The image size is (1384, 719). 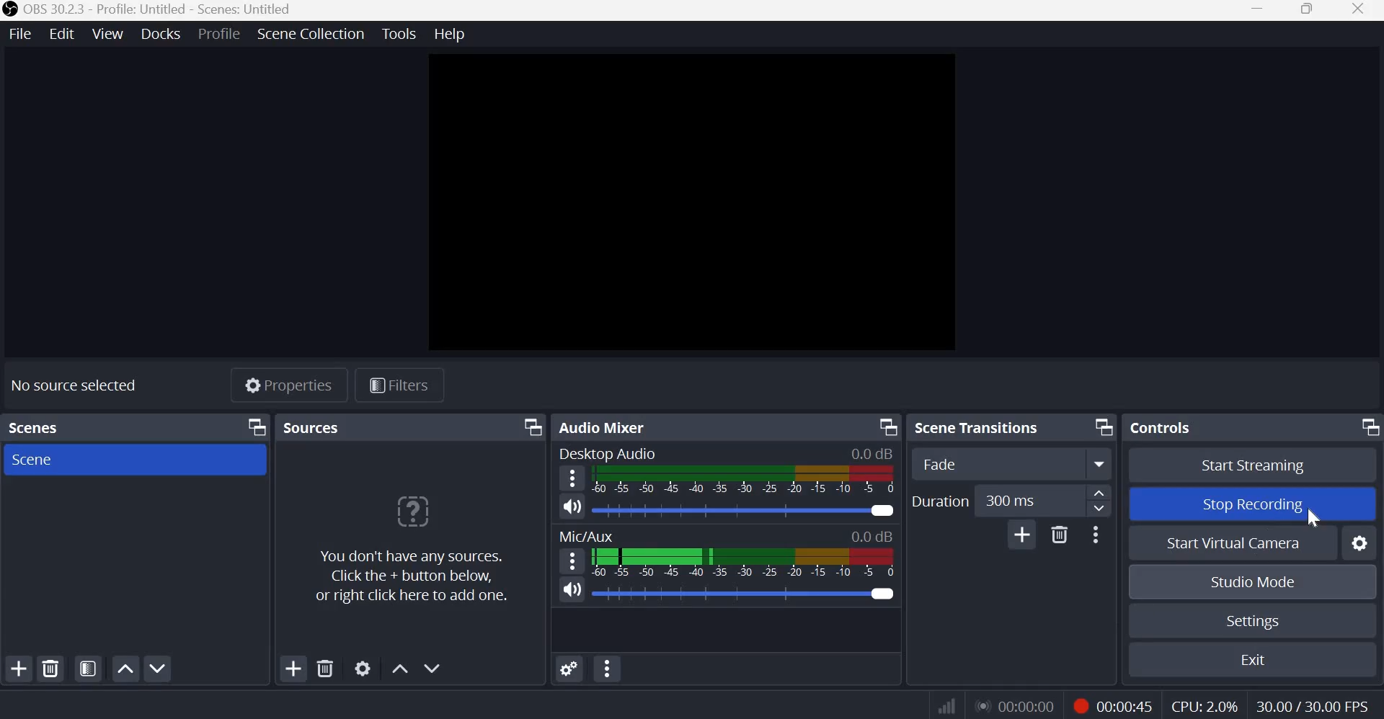 What do you see at coordinates (885, 594) in the screenshot?
I see `Audio Slider` at bounding box center [885, 594].